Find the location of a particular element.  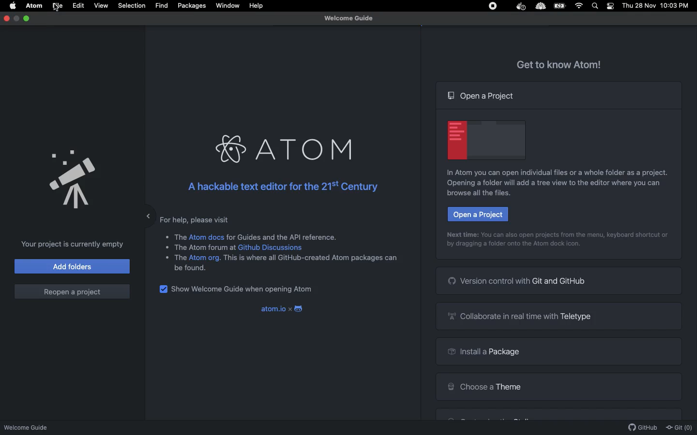

stops is located at coordinates (494, 7).